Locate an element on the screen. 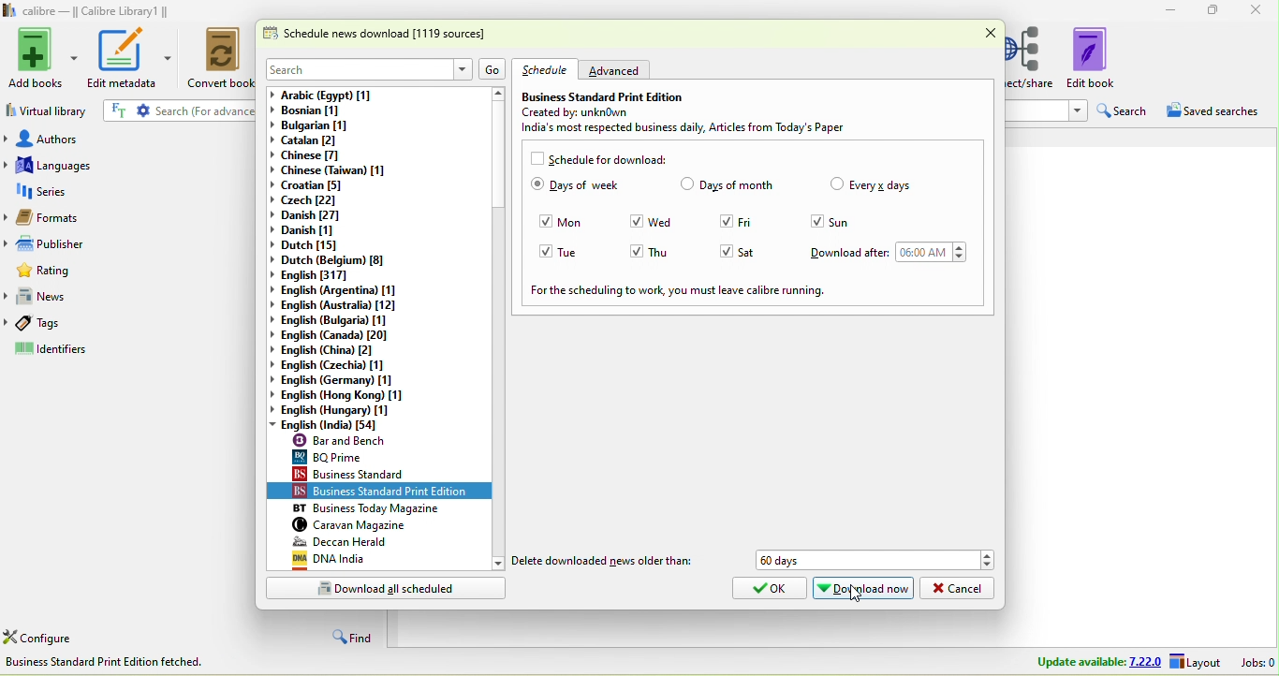  Checkbox is located at coordinates (637, 221).